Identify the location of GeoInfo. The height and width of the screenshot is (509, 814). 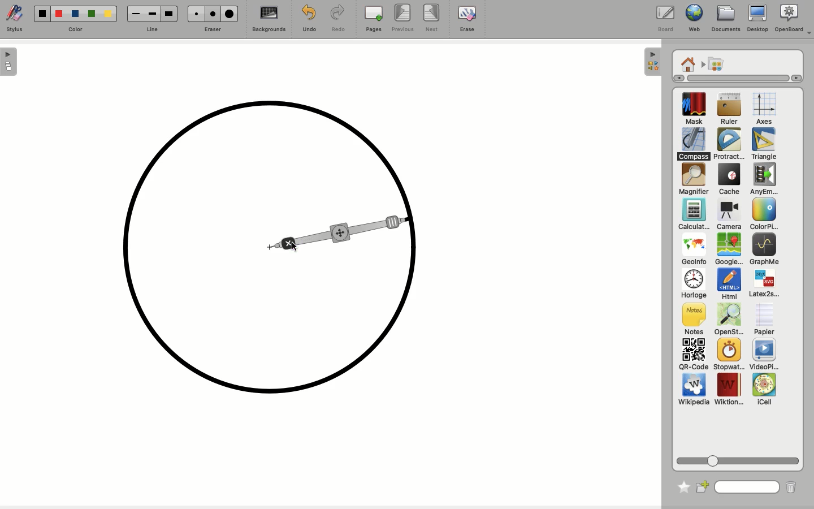
(694, 252).